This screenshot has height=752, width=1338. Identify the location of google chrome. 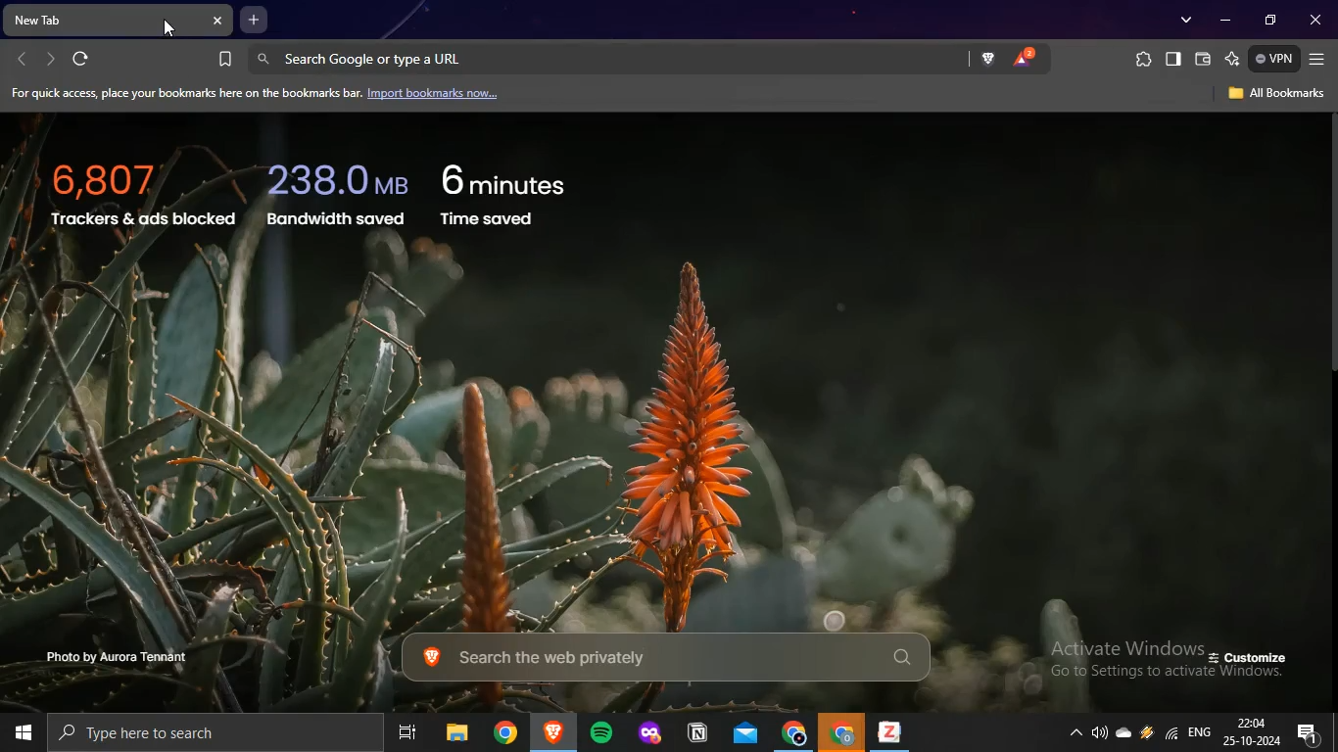
(843, 733).